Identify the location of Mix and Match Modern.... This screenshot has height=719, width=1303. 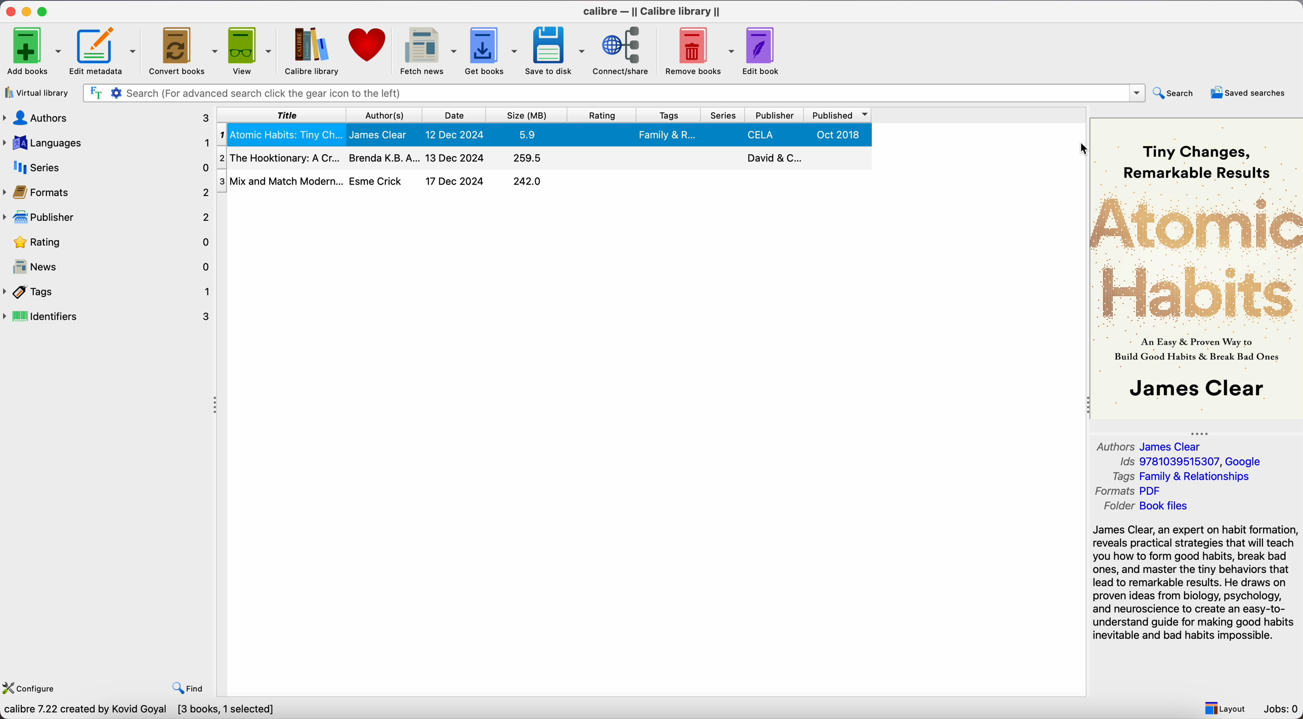
(281, 179).